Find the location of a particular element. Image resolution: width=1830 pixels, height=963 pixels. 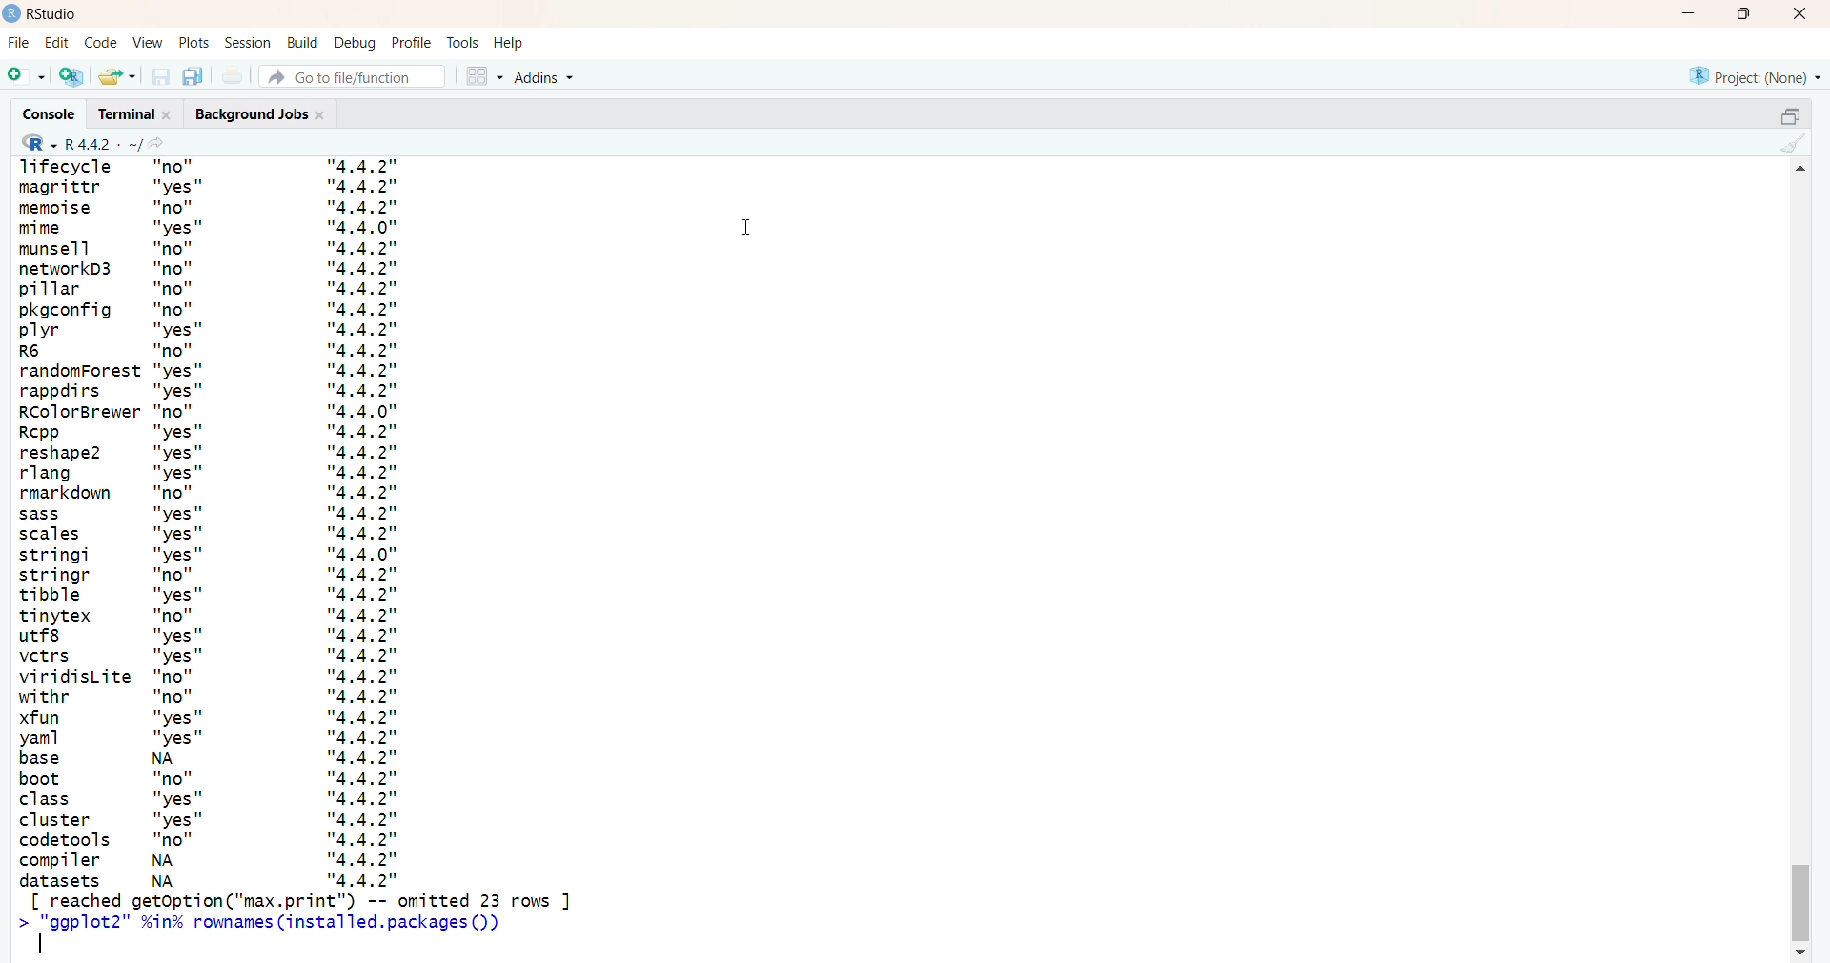

terminal is located at coordinates (134, 113).